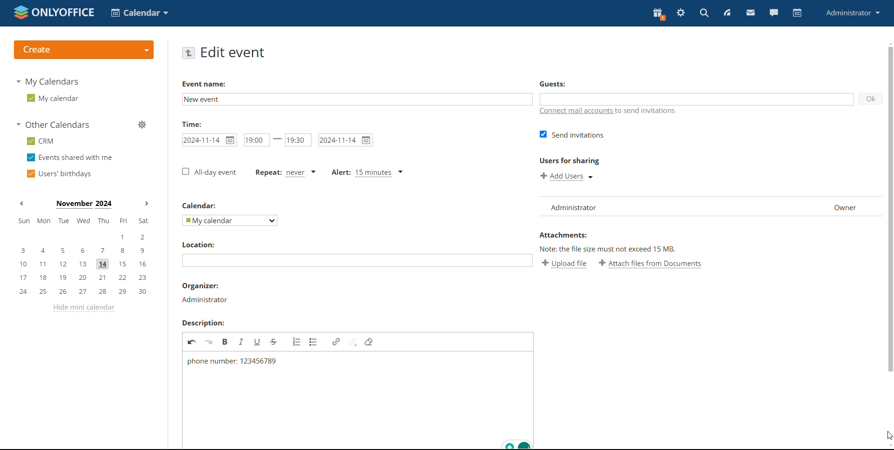  I want to click on scroll down, so click(888, 445).